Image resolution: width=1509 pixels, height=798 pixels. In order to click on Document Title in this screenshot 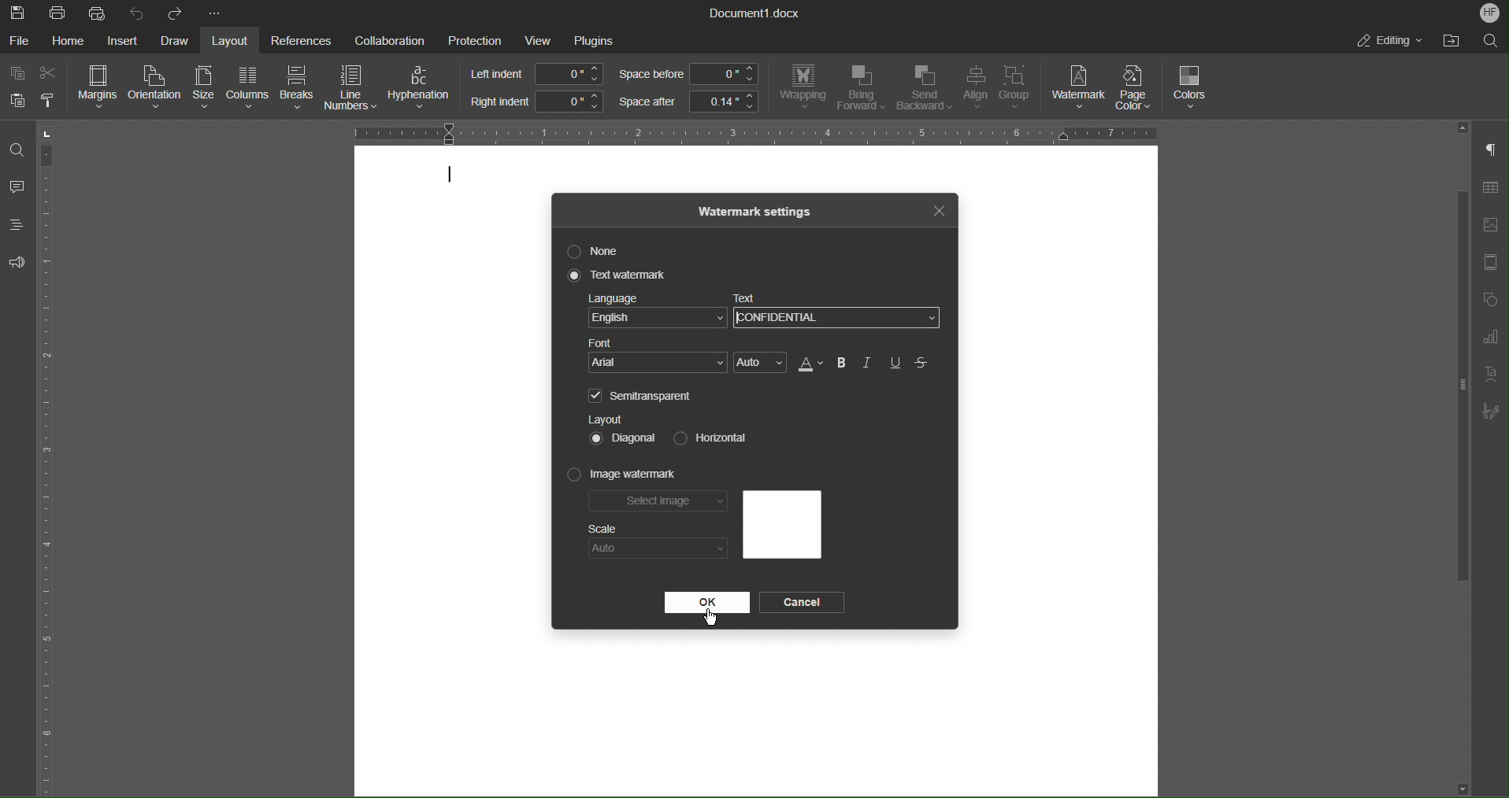, I will do `click(755, 13)`.